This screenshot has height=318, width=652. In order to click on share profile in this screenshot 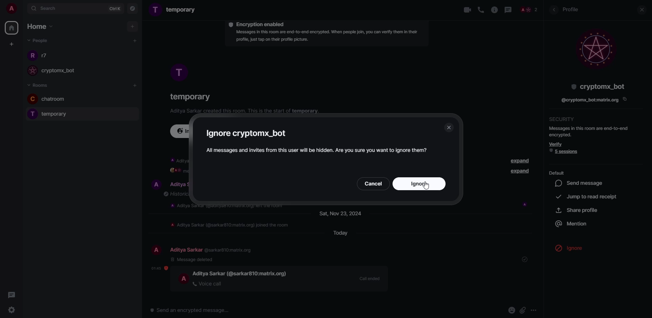, I will do `click(577, 210)`.